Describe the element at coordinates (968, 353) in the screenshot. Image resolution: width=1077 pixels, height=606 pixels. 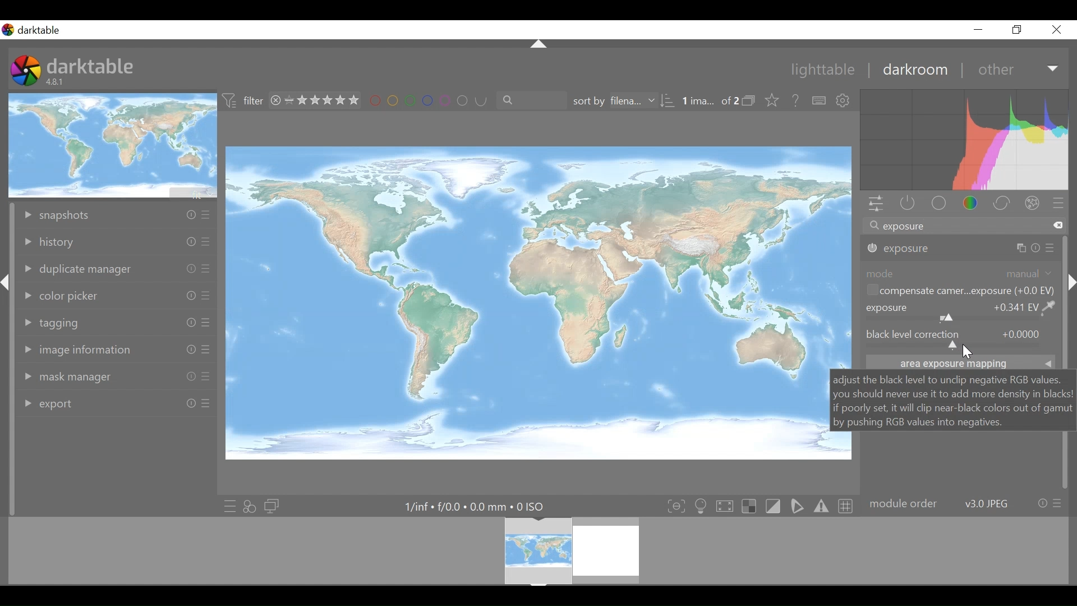
I see `cursor` at that location.